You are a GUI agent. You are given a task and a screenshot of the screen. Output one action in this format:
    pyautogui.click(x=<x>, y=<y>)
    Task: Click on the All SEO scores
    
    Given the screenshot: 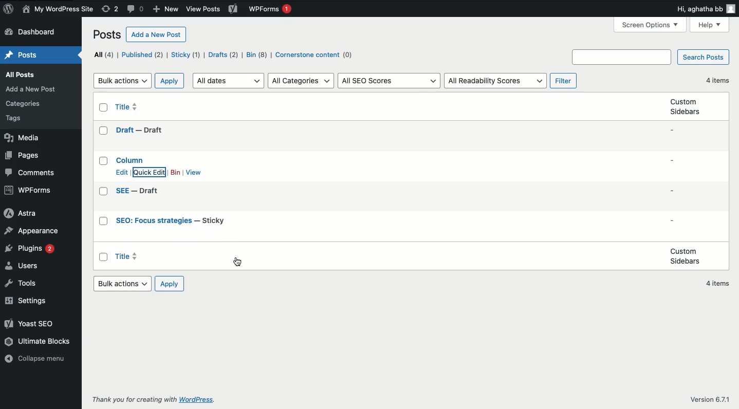 What is the action you would take?
    pyautogui.click(x=391, y=81)
    